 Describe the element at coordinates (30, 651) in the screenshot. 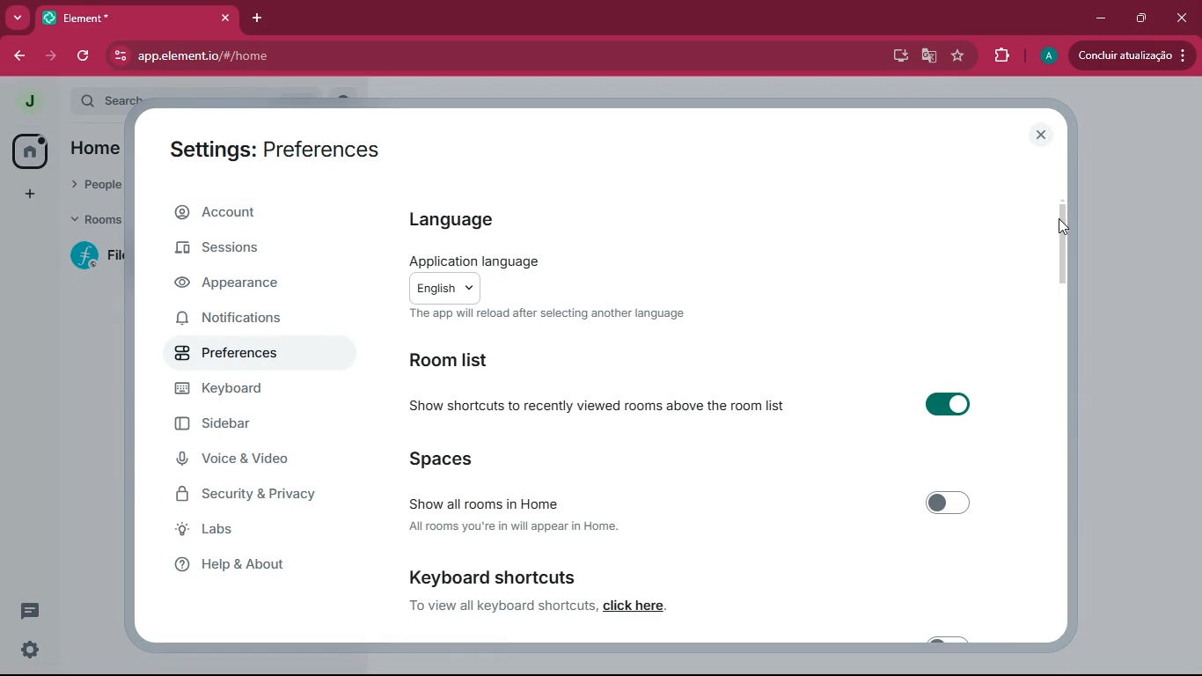

I see `settings` at that location.